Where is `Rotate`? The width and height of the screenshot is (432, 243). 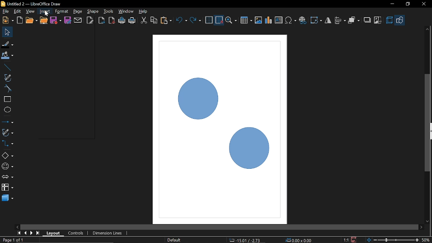
Rotate is located at coordinates (317, 20).